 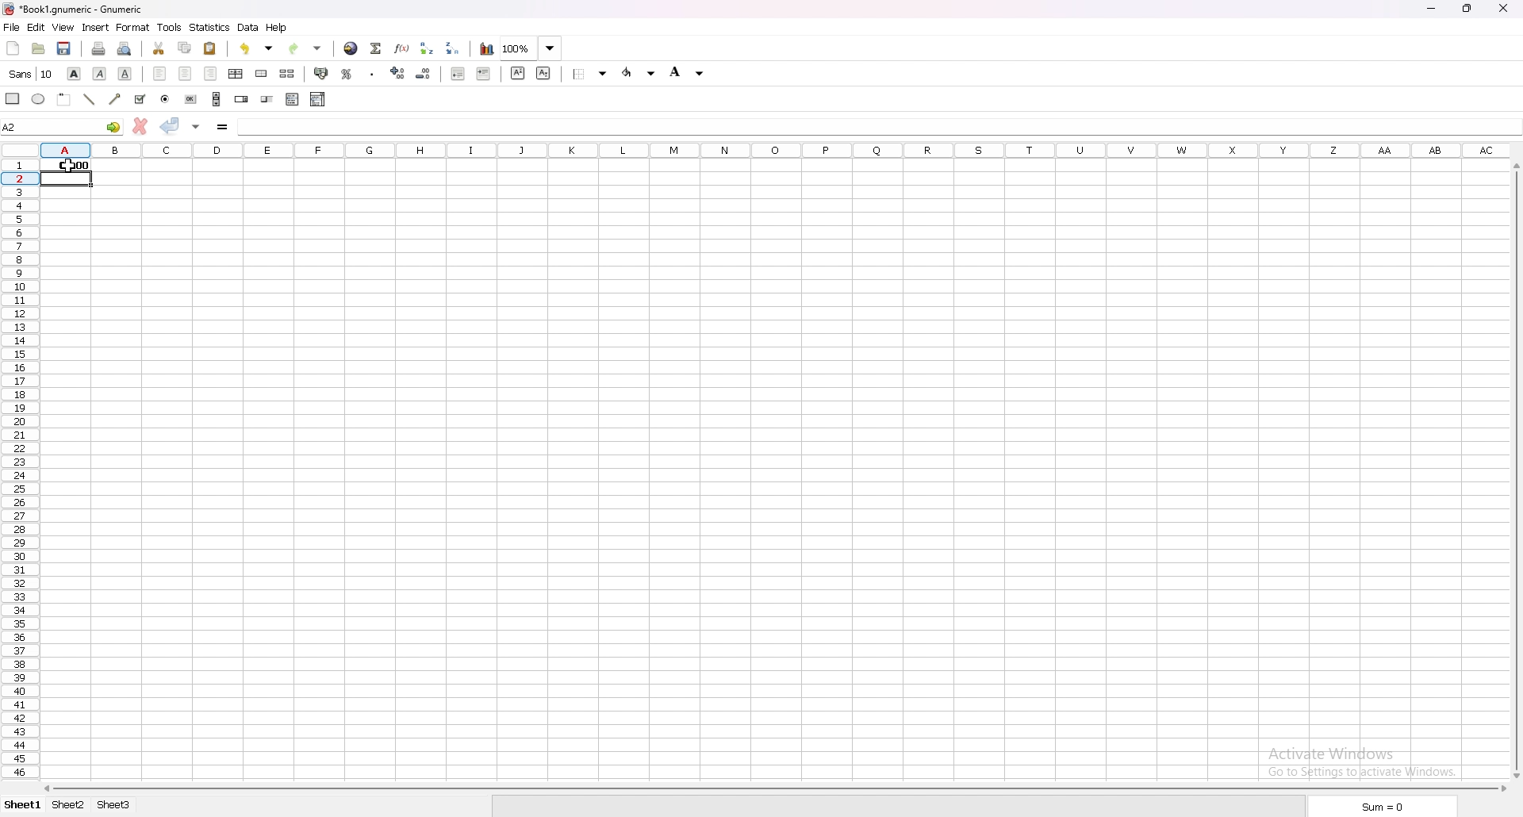 What do you see at coordinates (222, 126) in the screenshot?
I see `formula` at bounding box center [222, 126].